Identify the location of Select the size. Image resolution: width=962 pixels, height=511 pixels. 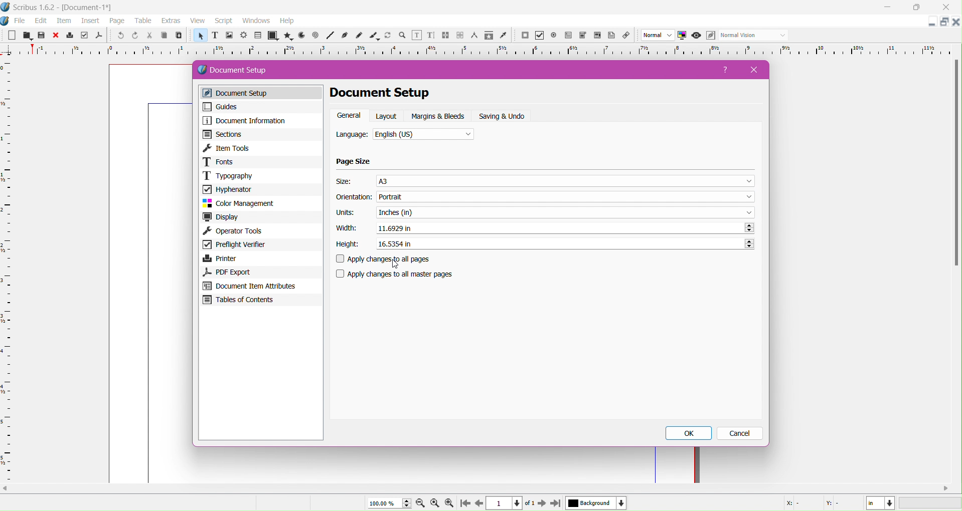
(566, 180).